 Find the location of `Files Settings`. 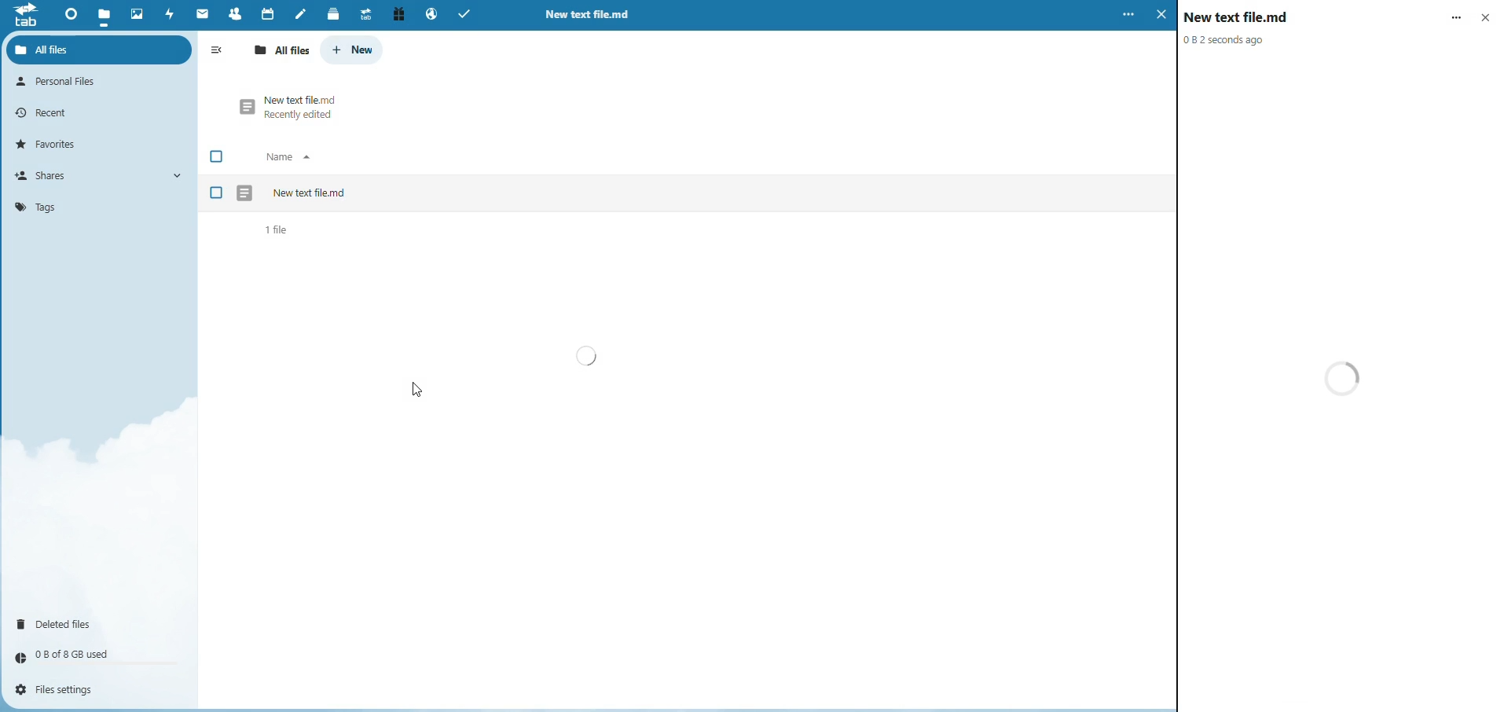

Files Settings is located at coordinates (63, 690).